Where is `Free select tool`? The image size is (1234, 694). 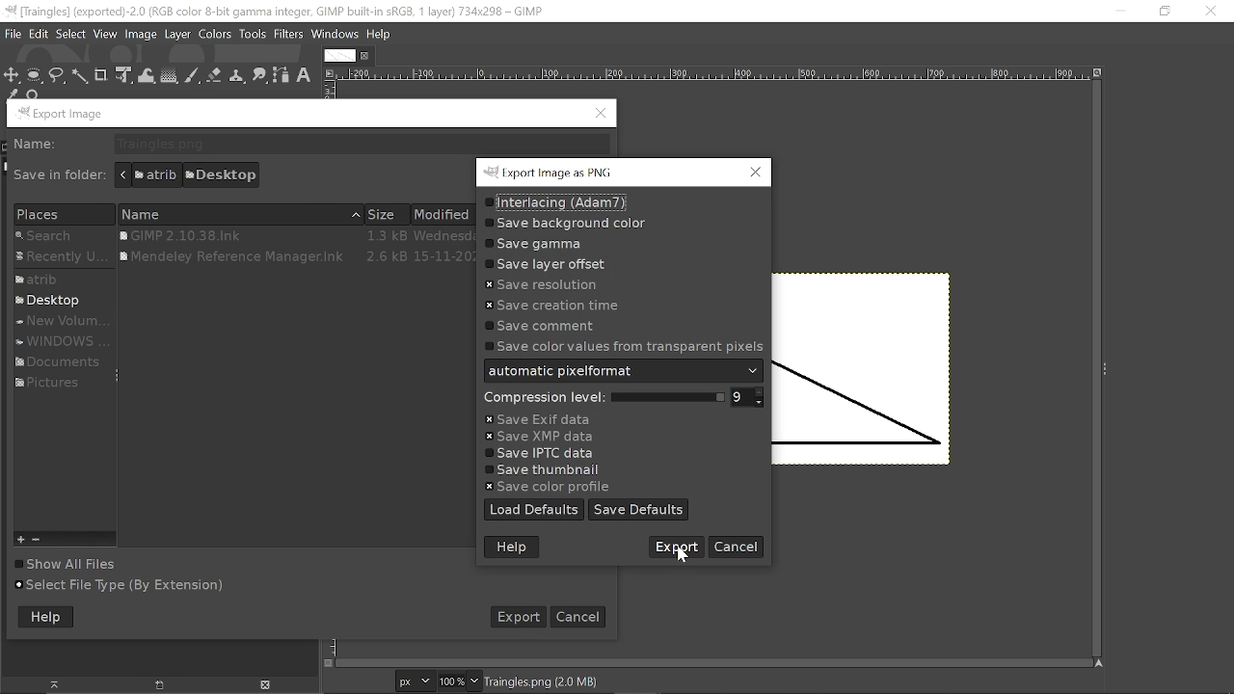 Free select tool is located at coordinates (57, 76).